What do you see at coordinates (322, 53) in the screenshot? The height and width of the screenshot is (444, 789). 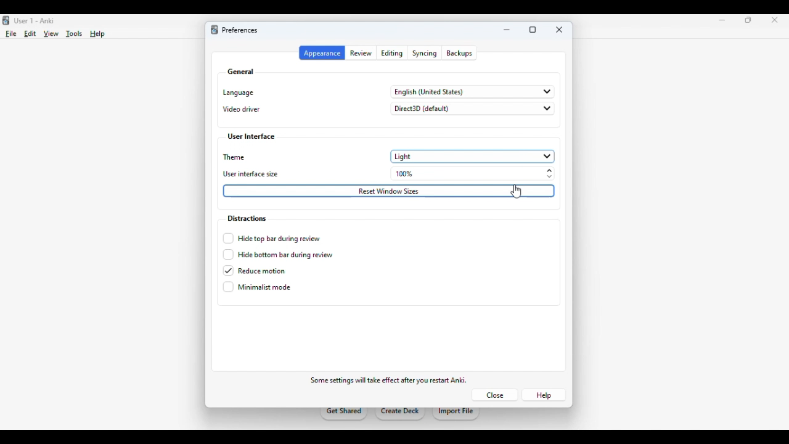 I see `appearance` at bounding box center [322, 53].